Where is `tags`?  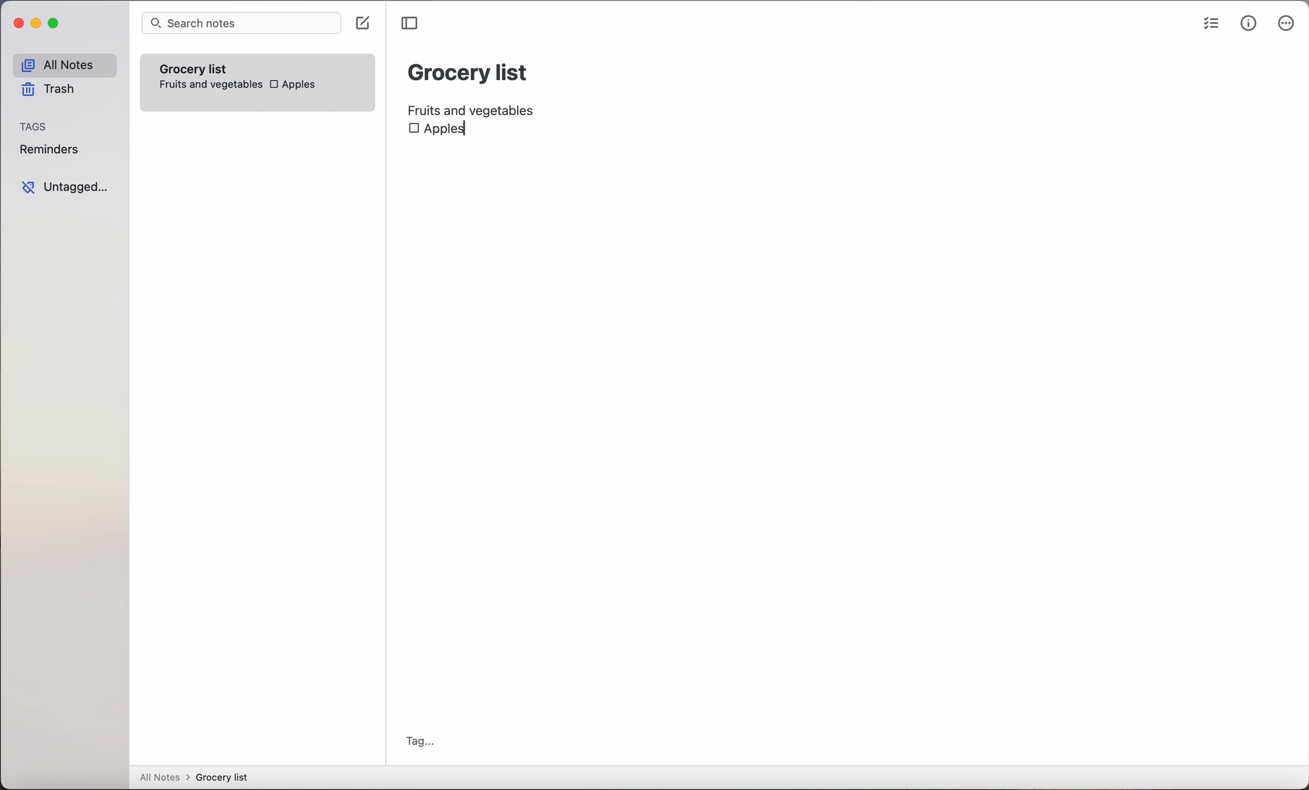 tags is located at coordinates (35, 127).